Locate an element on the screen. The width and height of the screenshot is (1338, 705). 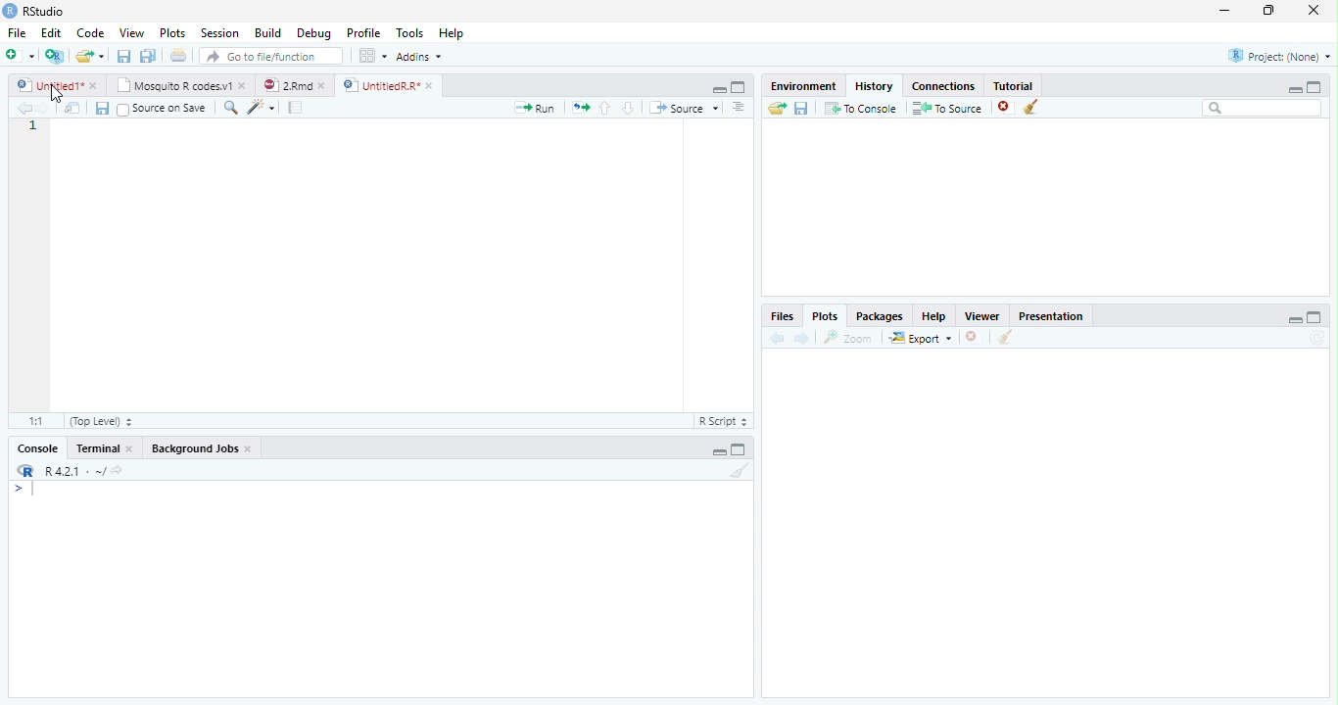
close is located at coordinates (243, 85).